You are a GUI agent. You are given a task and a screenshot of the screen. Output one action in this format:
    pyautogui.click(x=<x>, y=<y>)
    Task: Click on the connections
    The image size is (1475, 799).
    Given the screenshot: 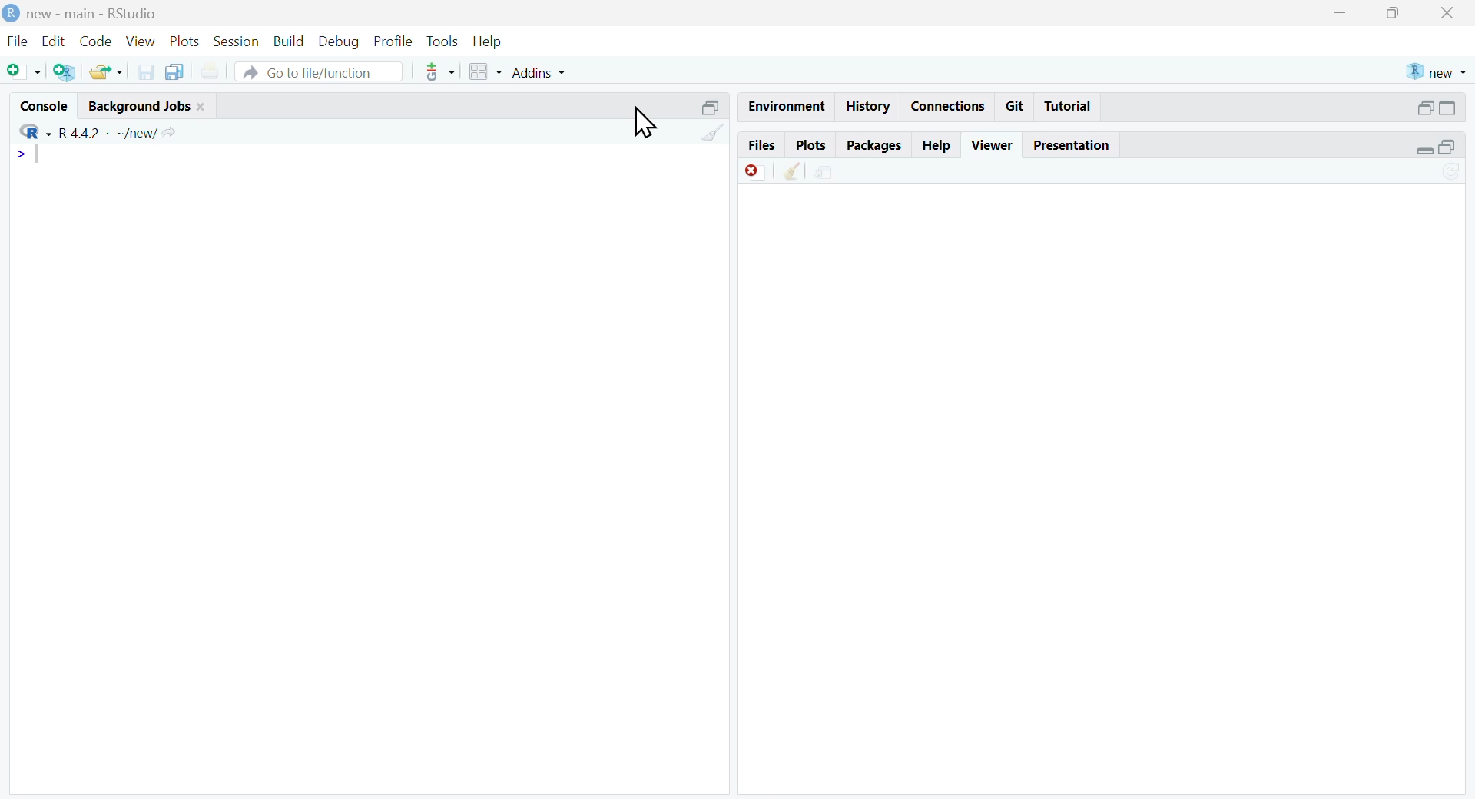 What is the action you would take?
    pyautogui.click(x=945, y=106)
    